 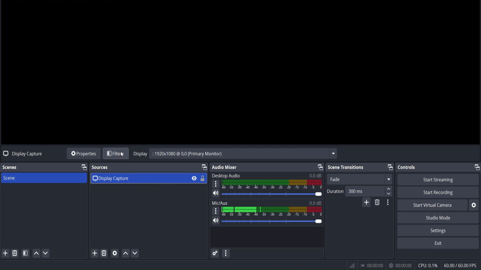 I want to click on settings, so click(x=437, y=230).